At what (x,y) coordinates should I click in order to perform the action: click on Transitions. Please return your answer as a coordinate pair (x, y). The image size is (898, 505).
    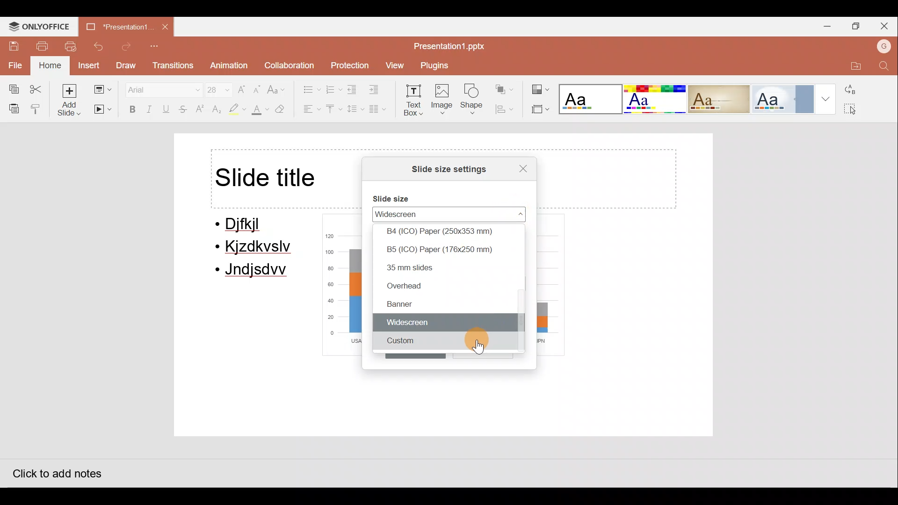
    Looking at the image, I should click on (172, 66).